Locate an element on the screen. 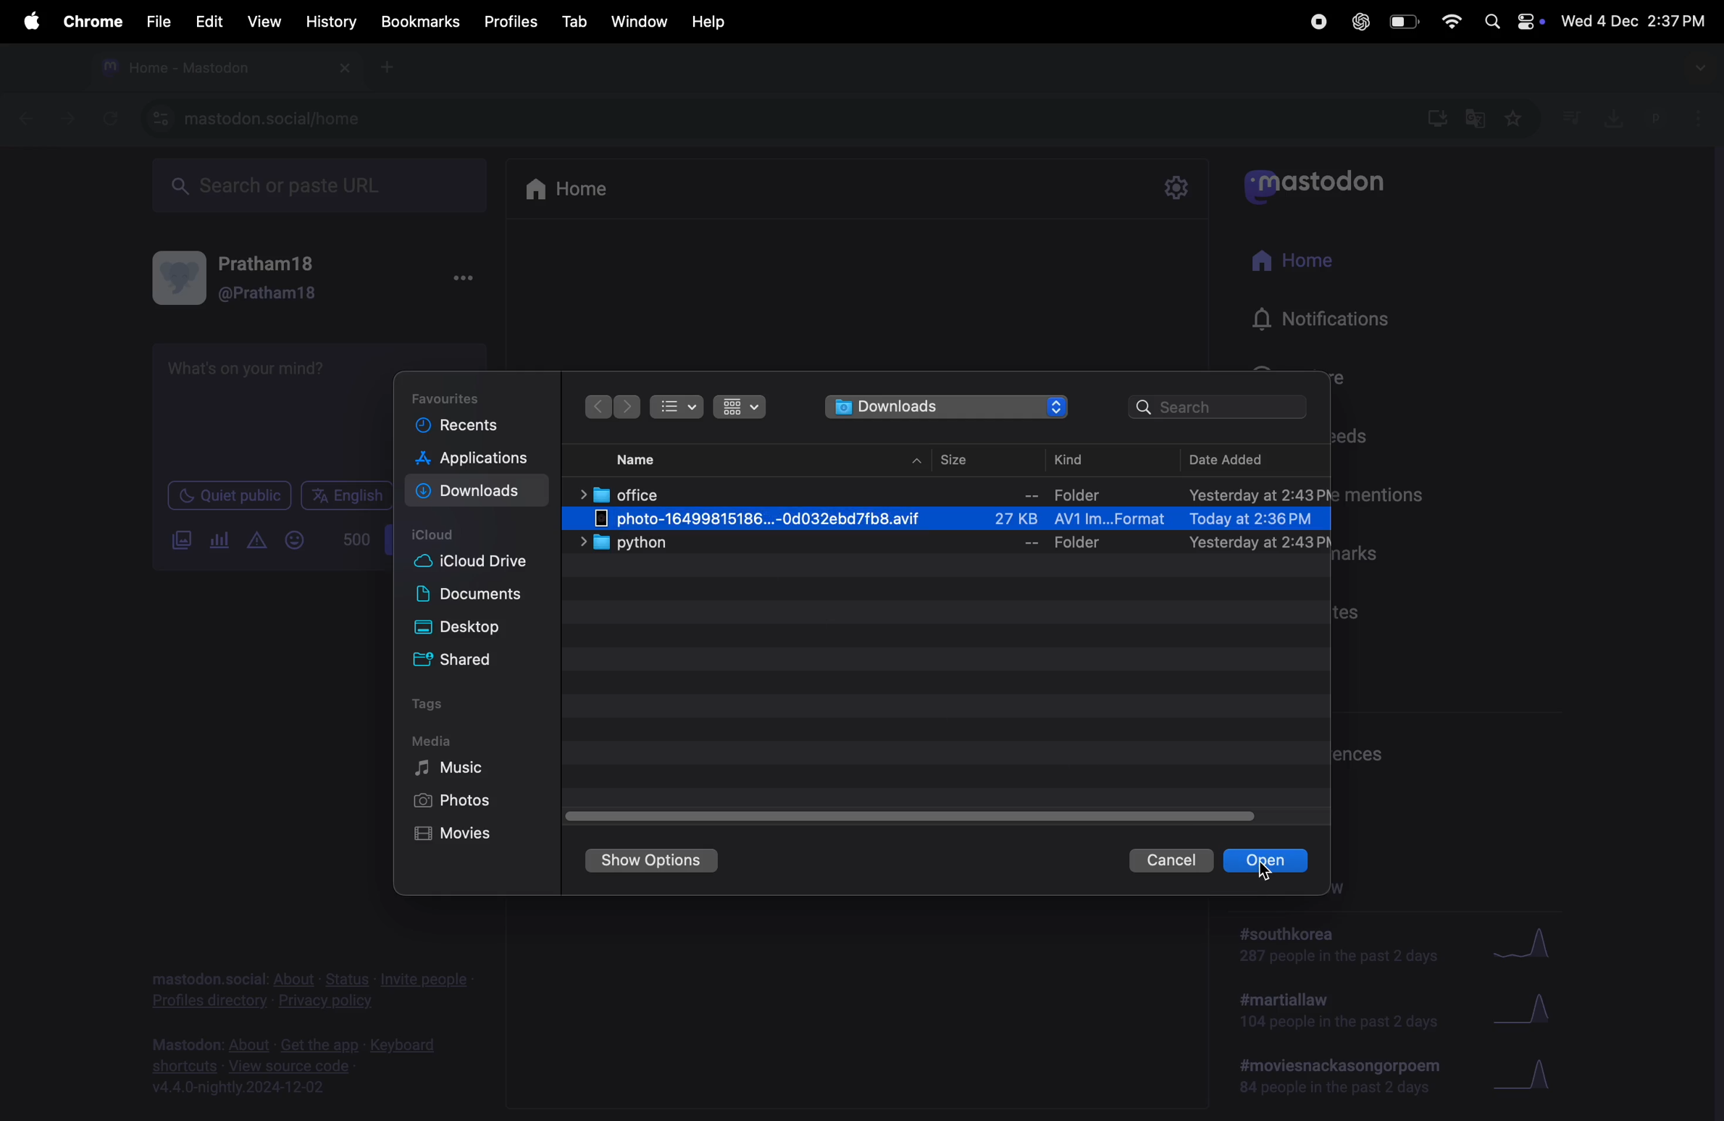 The image size is (1724, 1121). download mastodon is located at coordinates (1431, 117).